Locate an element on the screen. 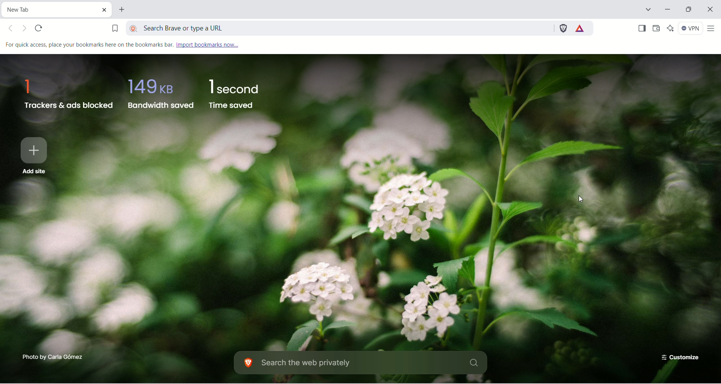 The width and height of the screenshot is (721, 384). restore is located at coordinates (688, 10).